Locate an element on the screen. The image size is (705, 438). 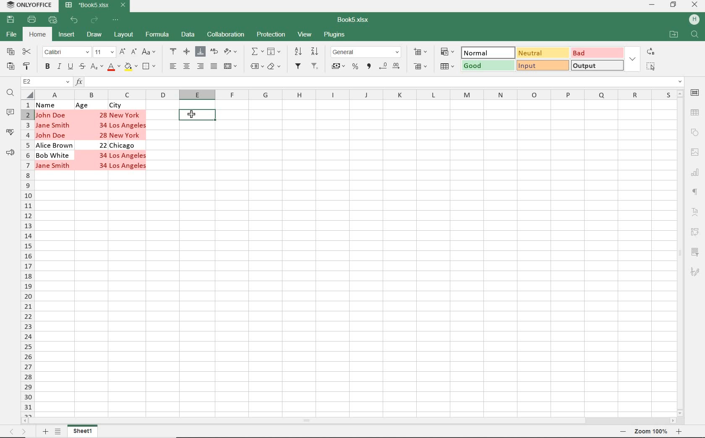
PIVOT TABLE is located at coordinates (695, 233).